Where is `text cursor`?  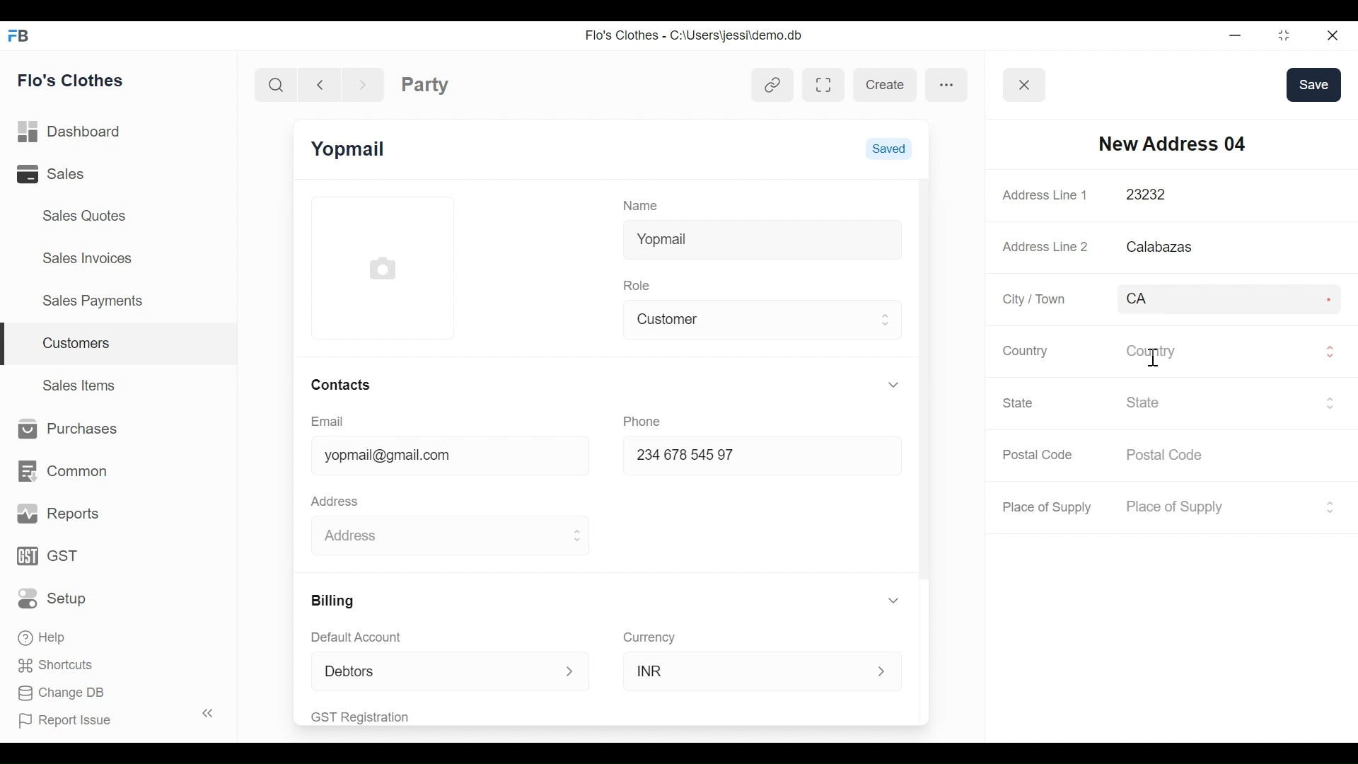 text cursor is located at coordinates (1153, 357).